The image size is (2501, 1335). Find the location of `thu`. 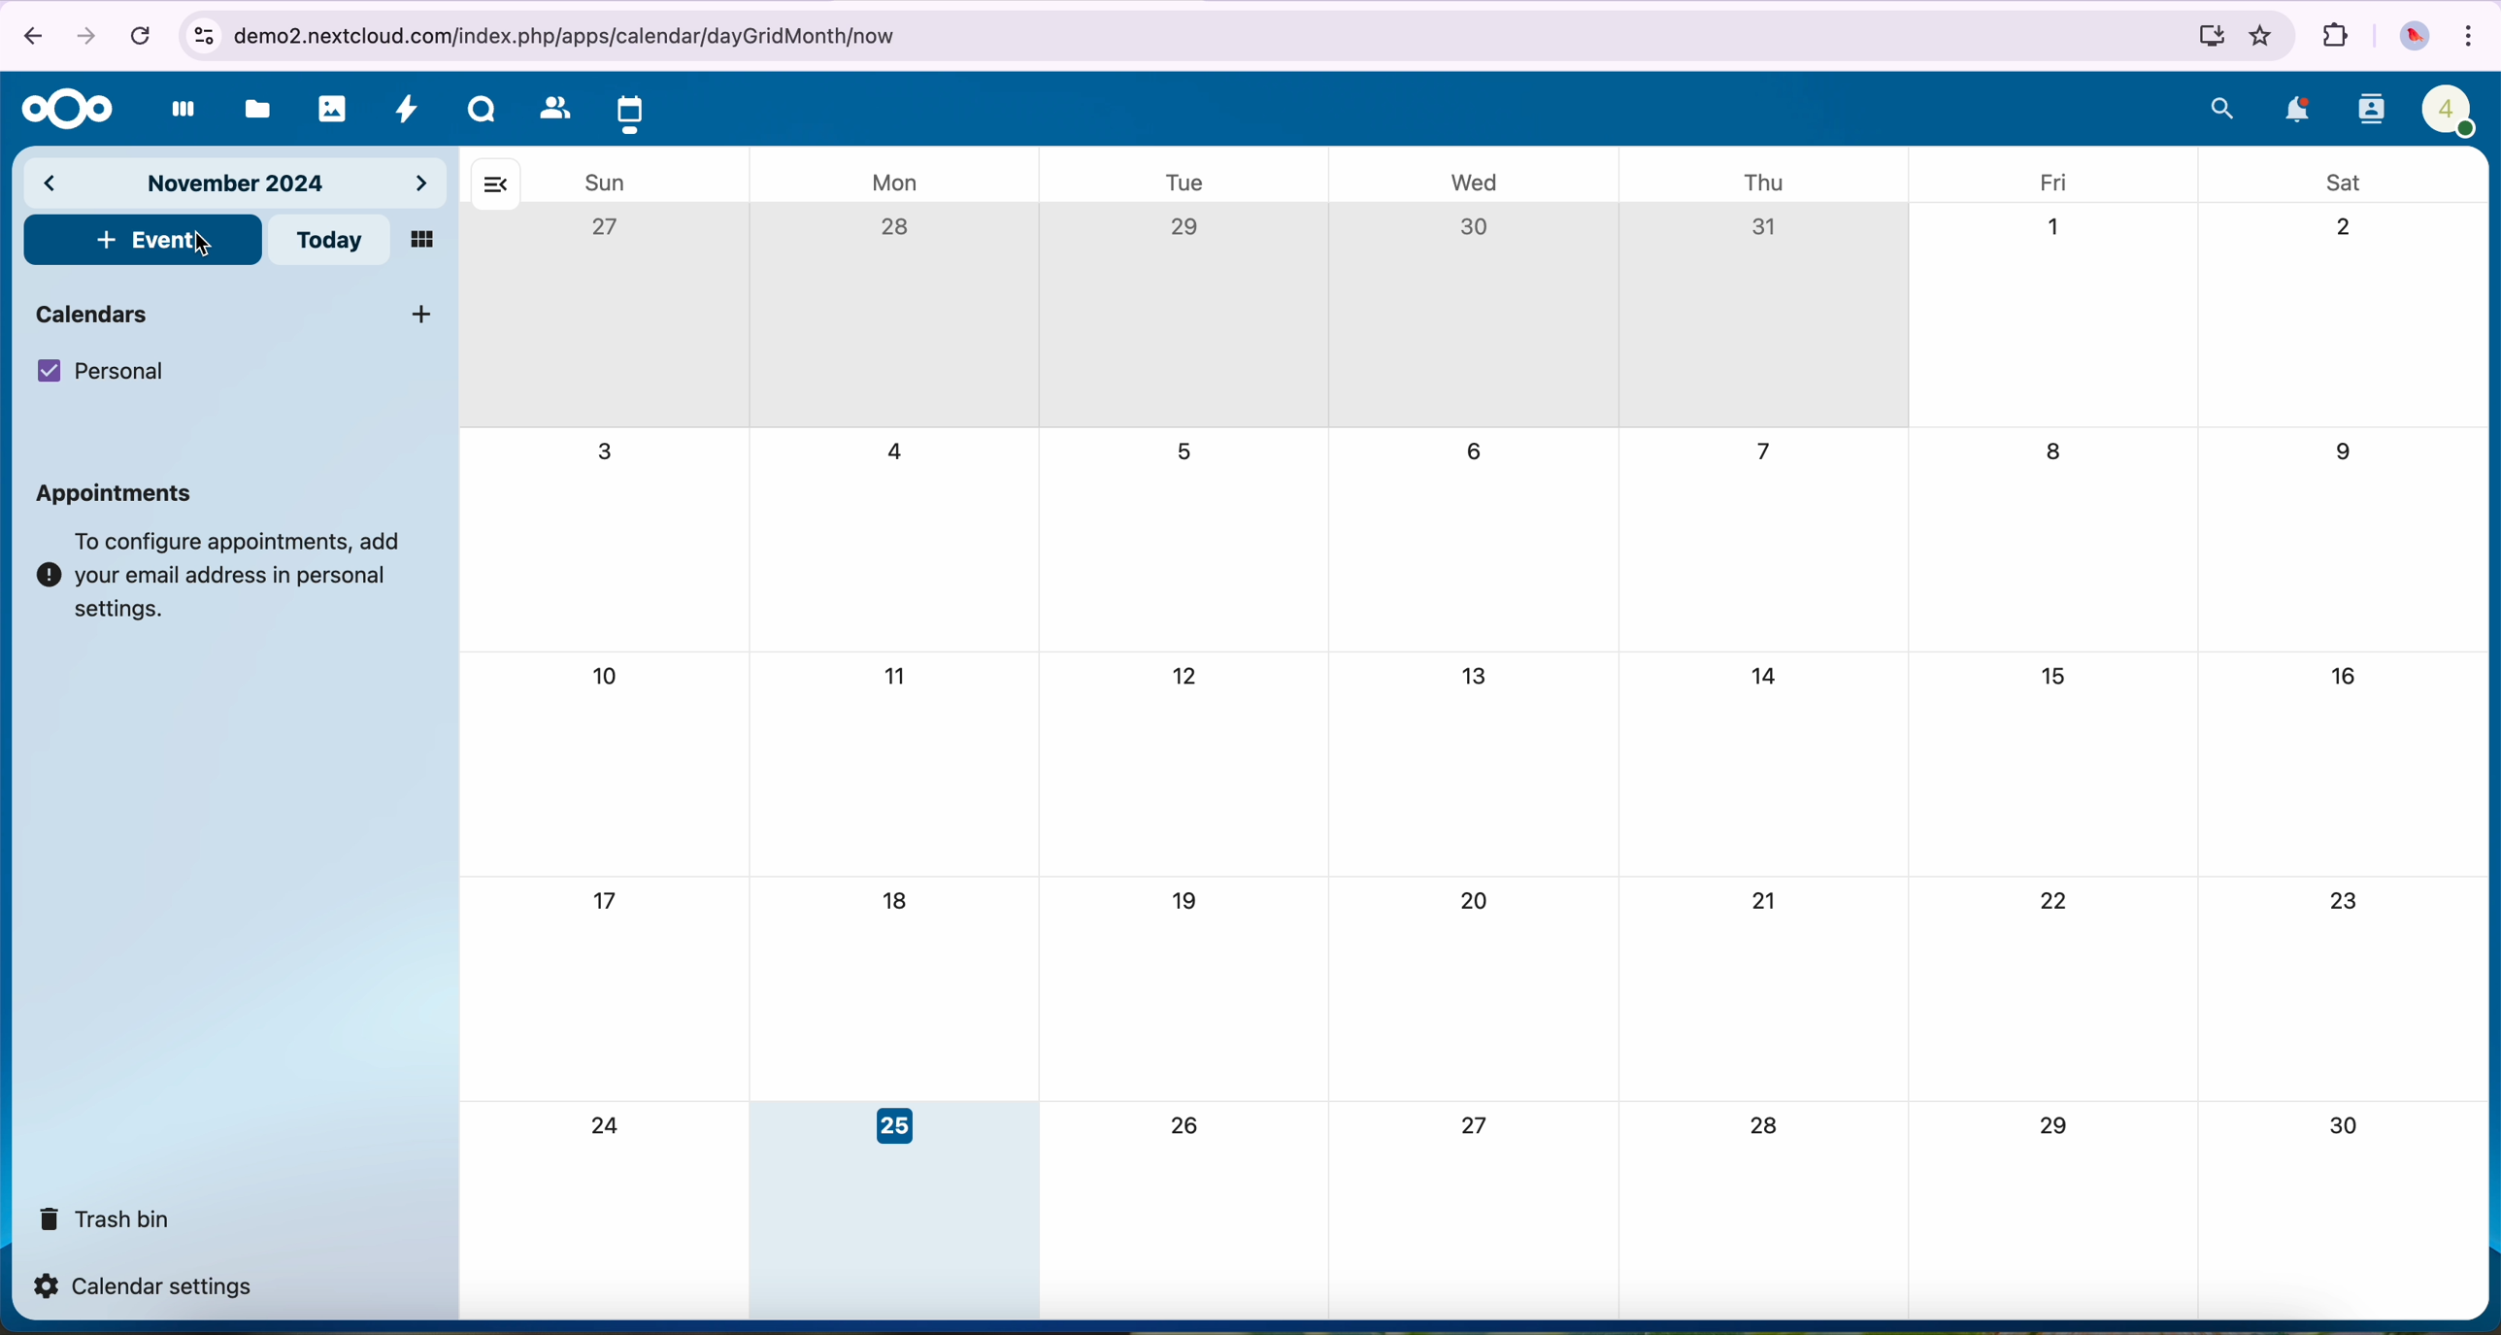

thu is located at coordinates (1771, 184).